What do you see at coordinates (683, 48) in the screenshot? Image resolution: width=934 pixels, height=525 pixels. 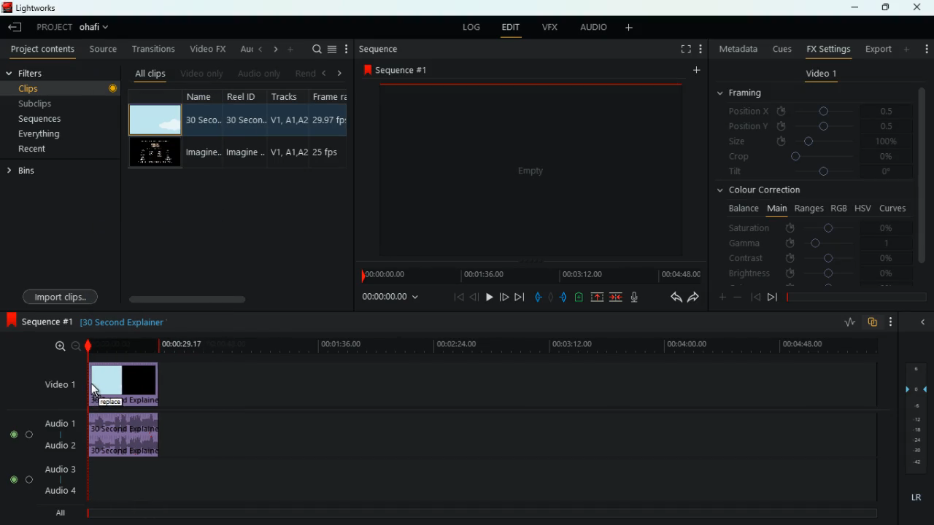 I see `full screen` at bounding box center [683, 48].